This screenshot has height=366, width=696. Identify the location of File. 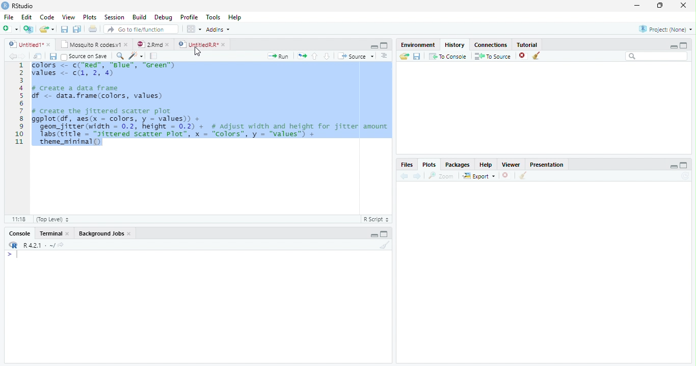
(9, 17).